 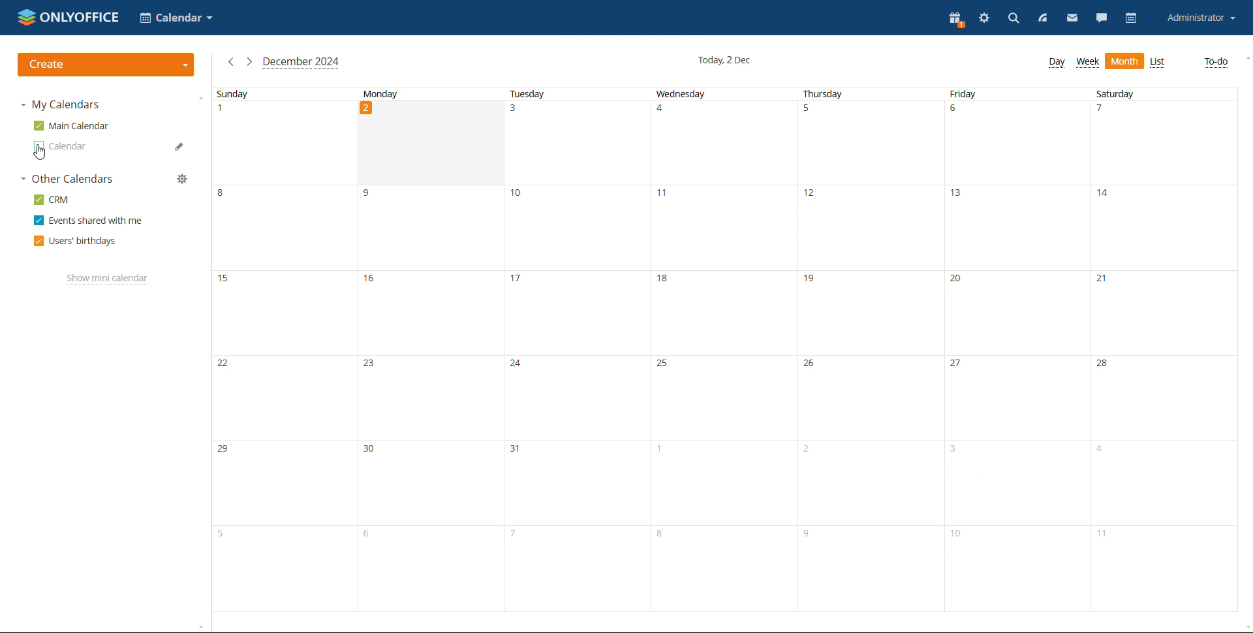 I want to click on cursor, so click(x=44, y=155).